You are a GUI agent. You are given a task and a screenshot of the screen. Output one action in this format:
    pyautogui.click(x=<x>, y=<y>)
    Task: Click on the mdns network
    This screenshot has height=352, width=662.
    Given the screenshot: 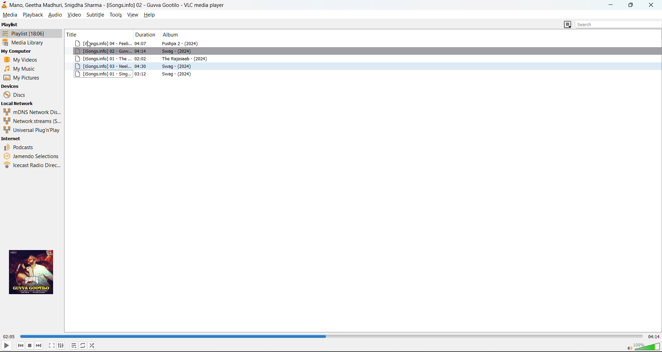 What is the action you would take?
    pyautogui.click(x=31, y=112)
    